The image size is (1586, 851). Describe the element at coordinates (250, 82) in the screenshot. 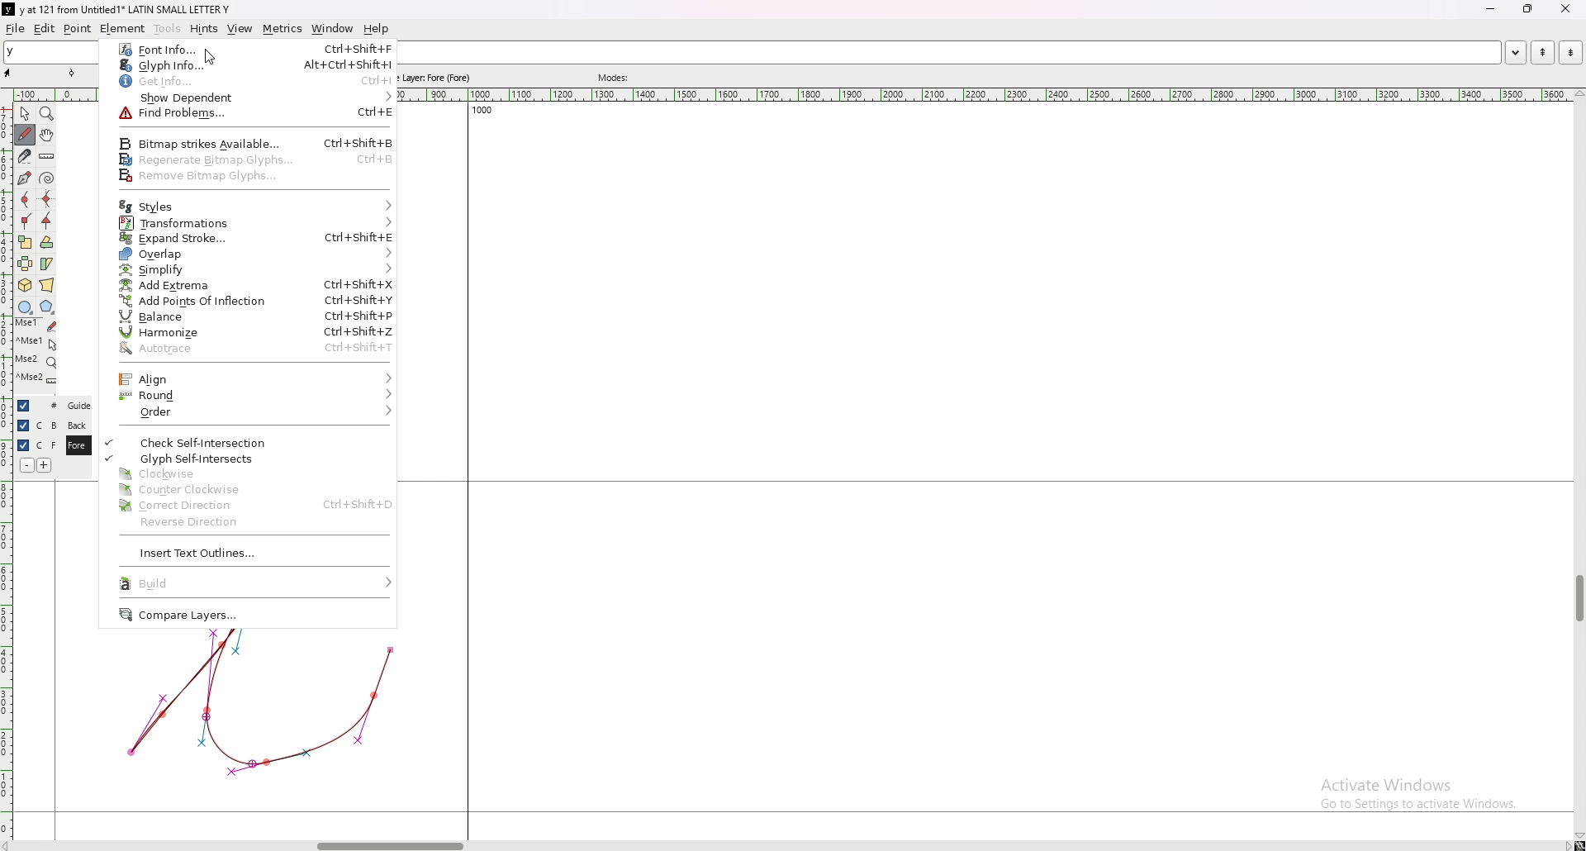

I see `get info` at that location.